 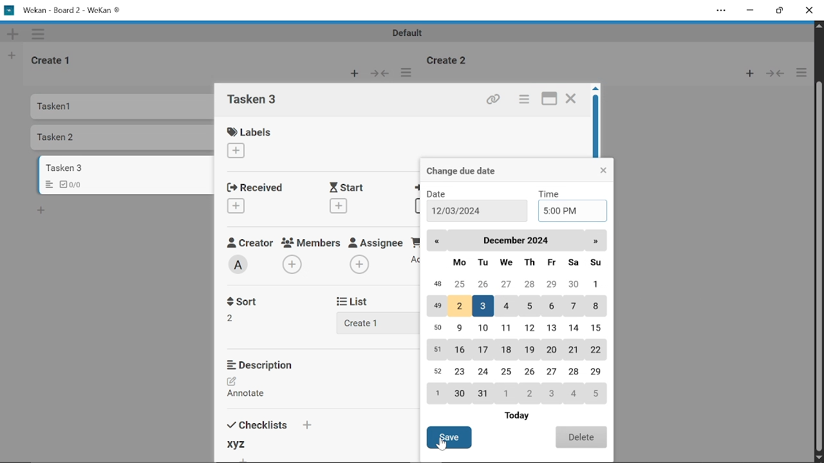 I want to click on Delete, so click(x=581, y=437).